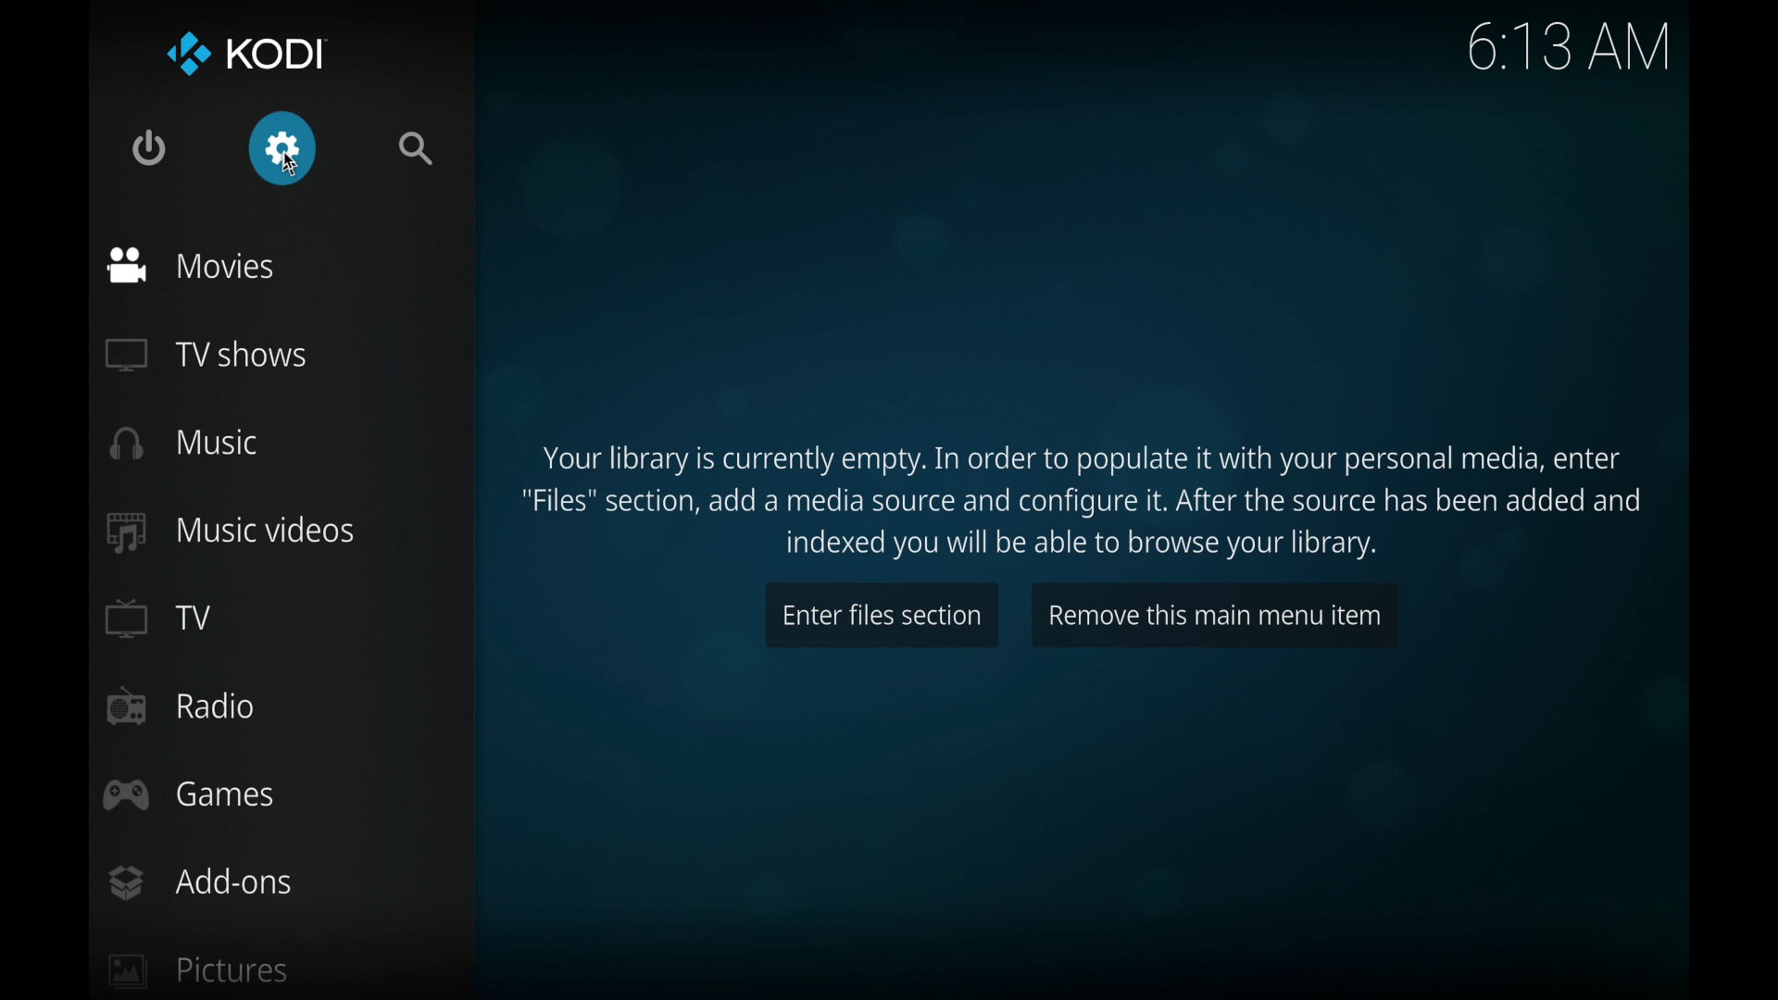 The image size is (1778, 1000). Describe the element at coordinates (229, 532) in the screenshot. I see `music videos` at that location.